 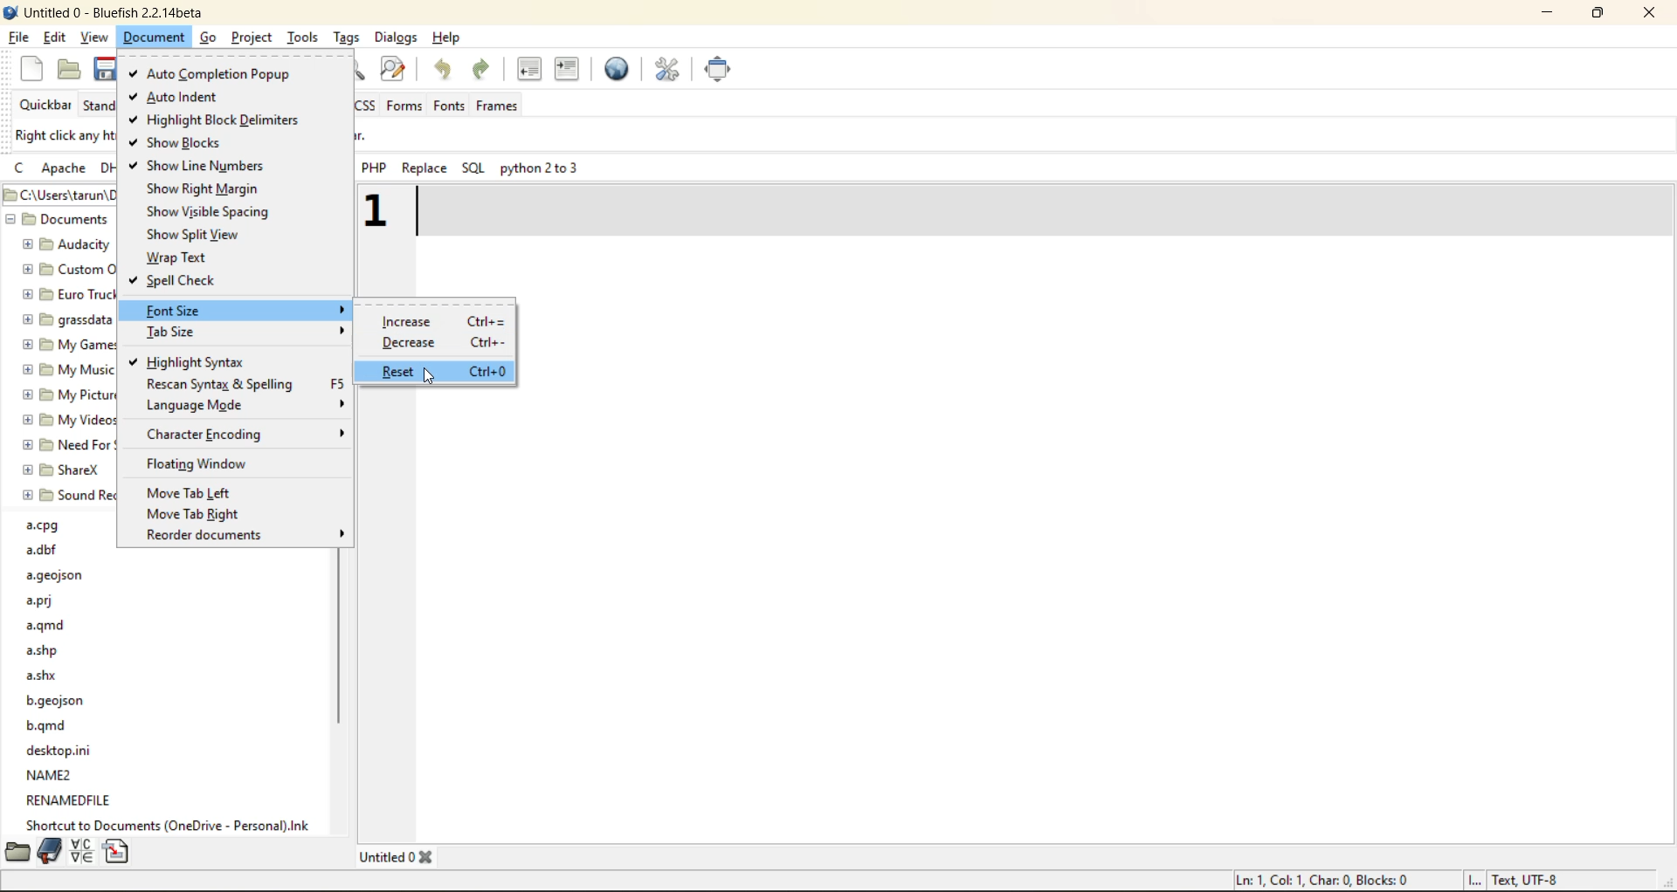 What do you see at coordinates (197, 360) in the screenshot?
I see `highlight syntax` at bounding box center [197, 360].